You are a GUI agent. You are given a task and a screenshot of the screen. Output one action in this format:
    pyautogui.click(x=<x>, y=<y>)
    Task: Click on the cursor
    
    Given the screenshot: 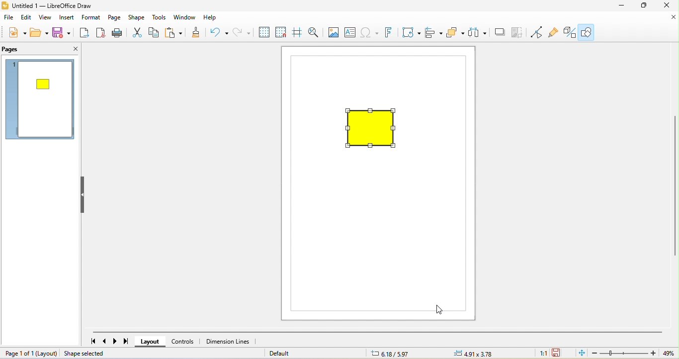 What is the action you would take?
    pyautogui.click(x=438, y=310)
    